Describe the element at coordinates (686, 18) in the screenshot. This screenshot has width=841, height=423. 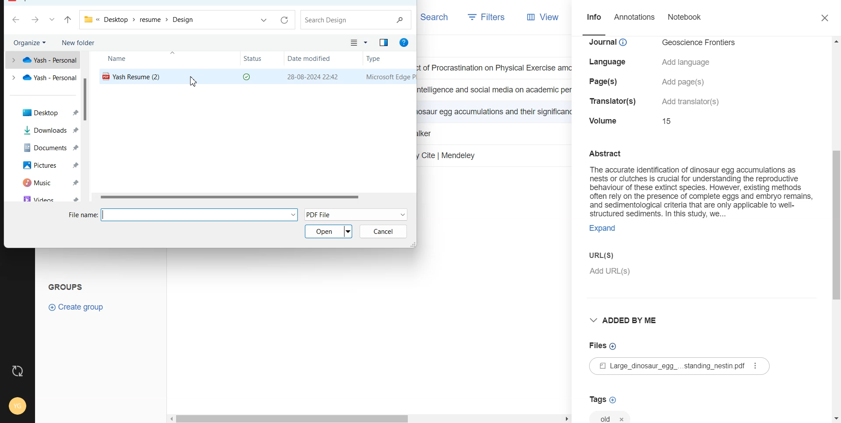
I see `Notebook` at that location.